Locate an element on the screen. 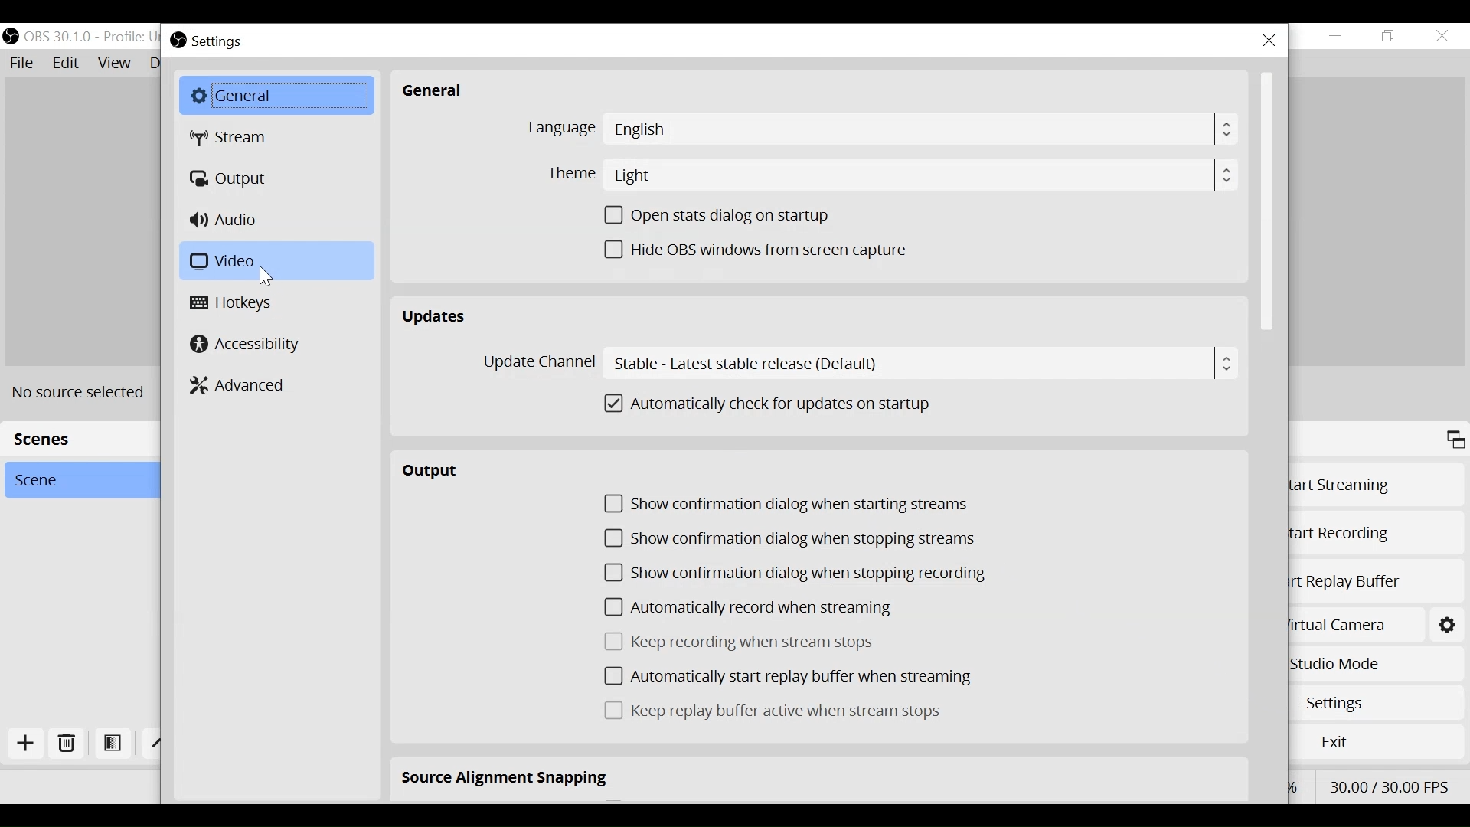 The image size is (1470, 827). (un)check Show confirmation dialog when stopping streams is located at coordinates (792, 538).